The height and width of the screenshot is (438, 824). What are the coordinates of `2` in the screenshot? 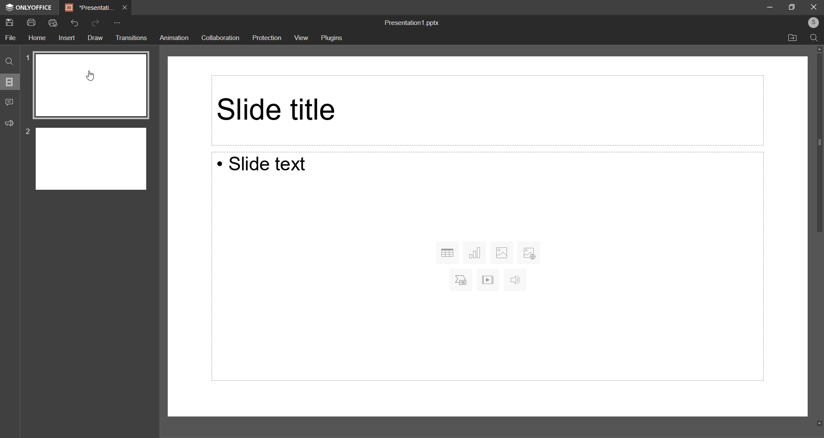 It's located at (28, 132).